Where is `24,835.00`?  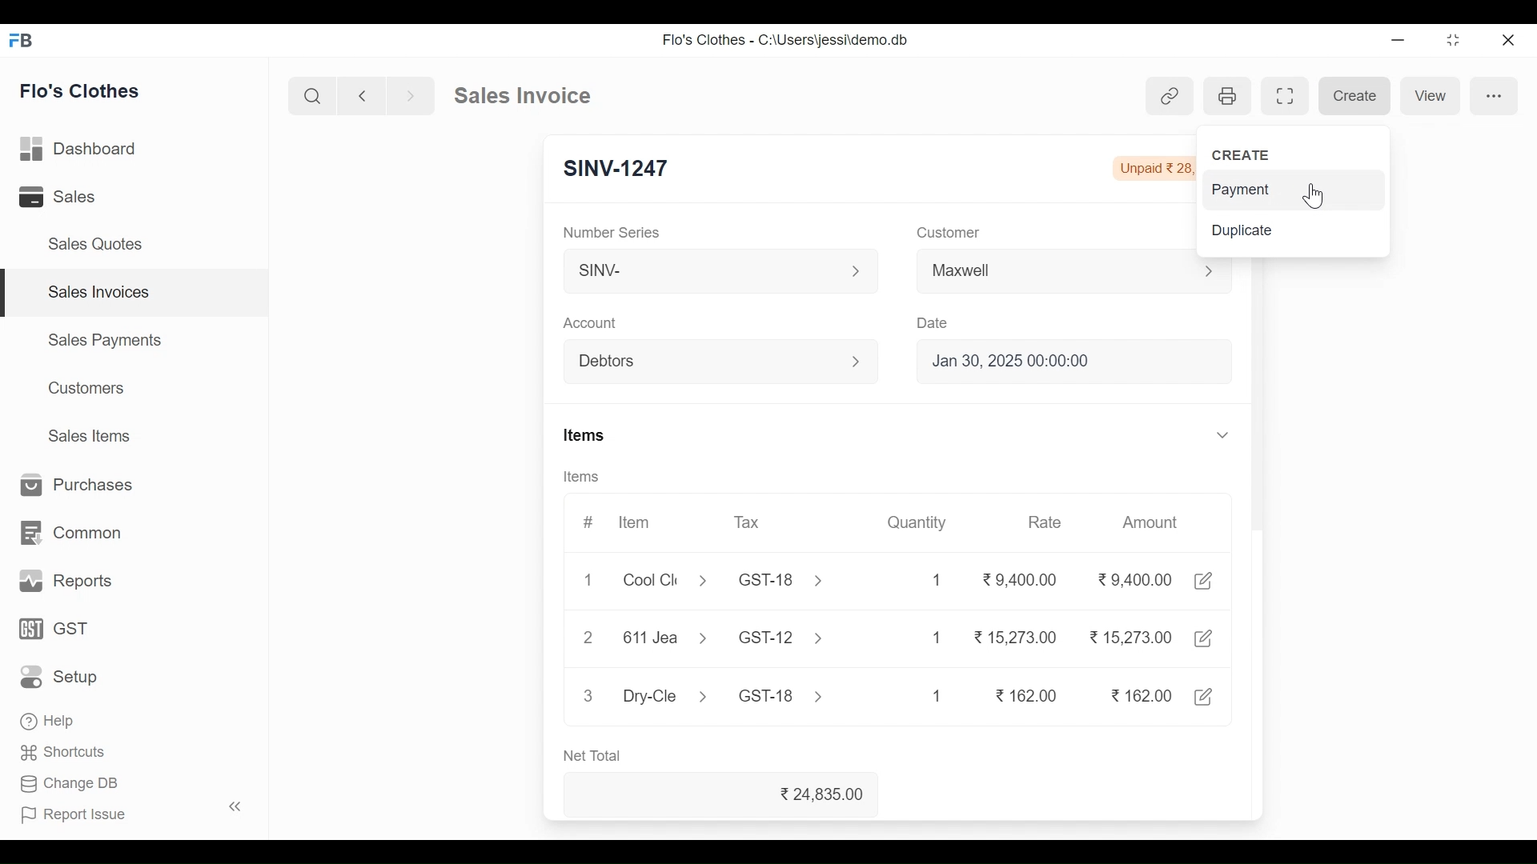
24,835.00 is located at coordinates (826, 794).